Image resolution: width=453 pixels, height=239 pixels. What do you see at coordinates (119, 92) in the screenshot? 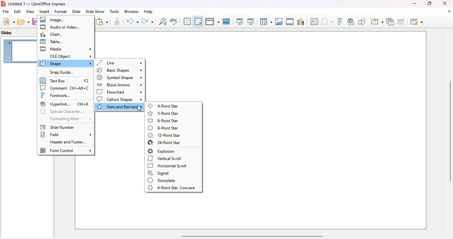
I see `flowchart` at bounding box center [119, 92].